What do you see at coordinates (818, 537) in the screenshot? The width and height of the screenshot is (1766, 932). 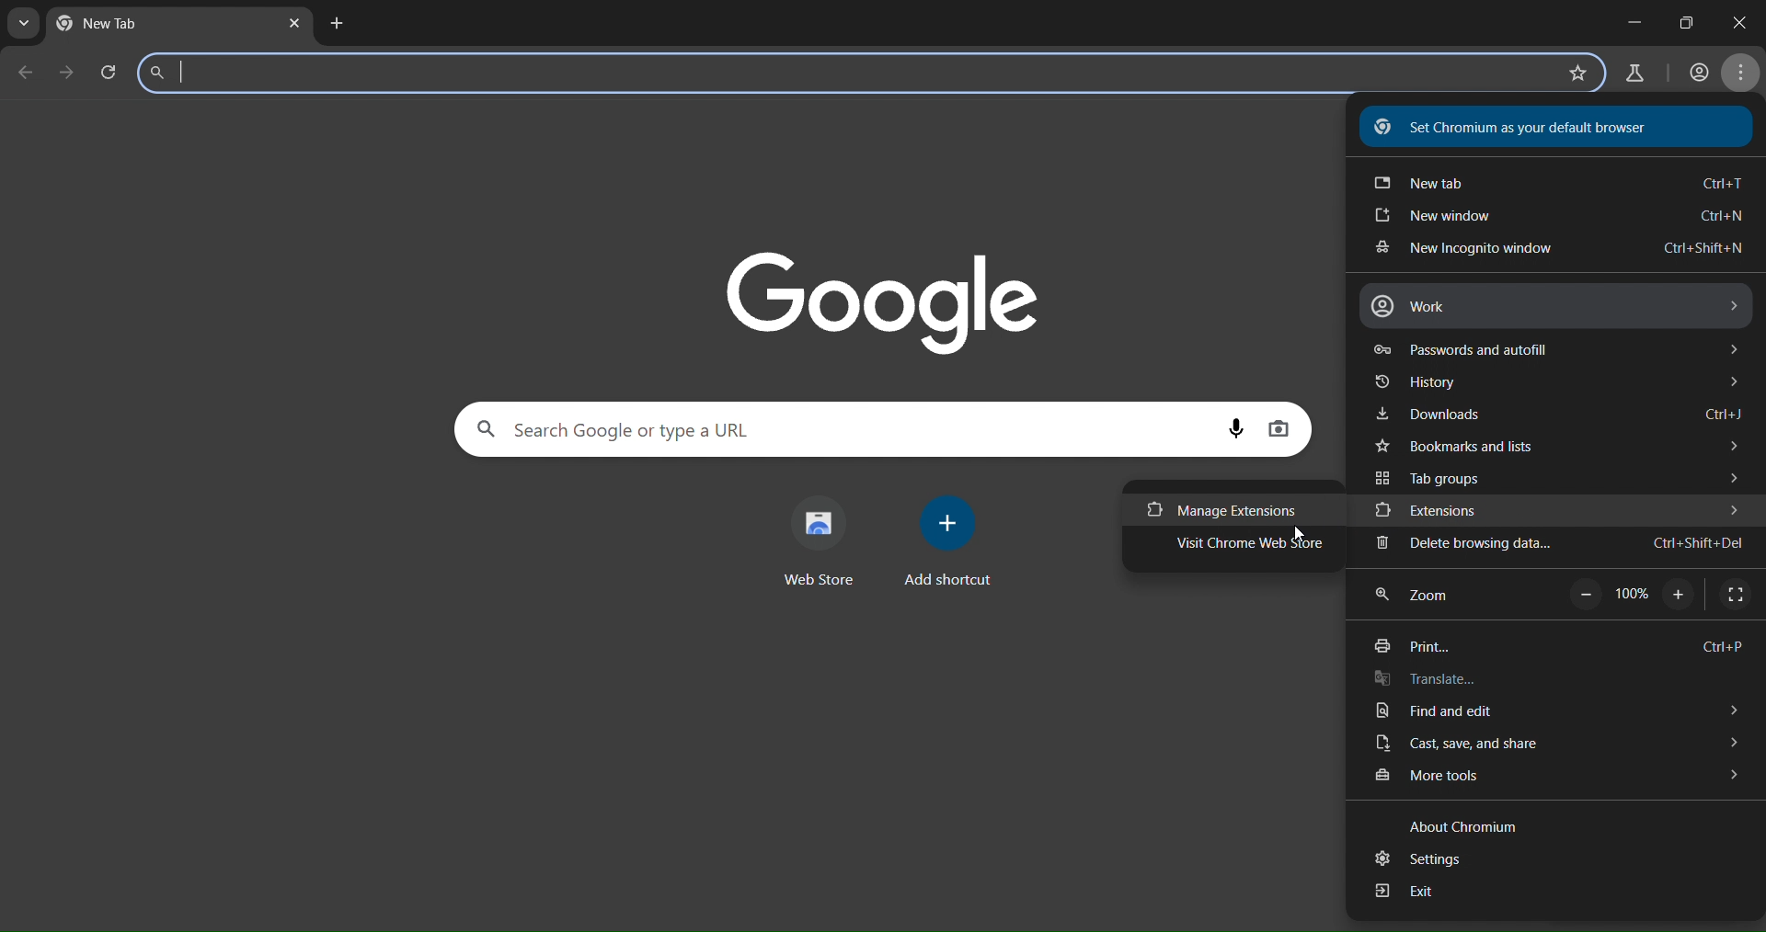 I see `web store` at bounding box center [818, 537].